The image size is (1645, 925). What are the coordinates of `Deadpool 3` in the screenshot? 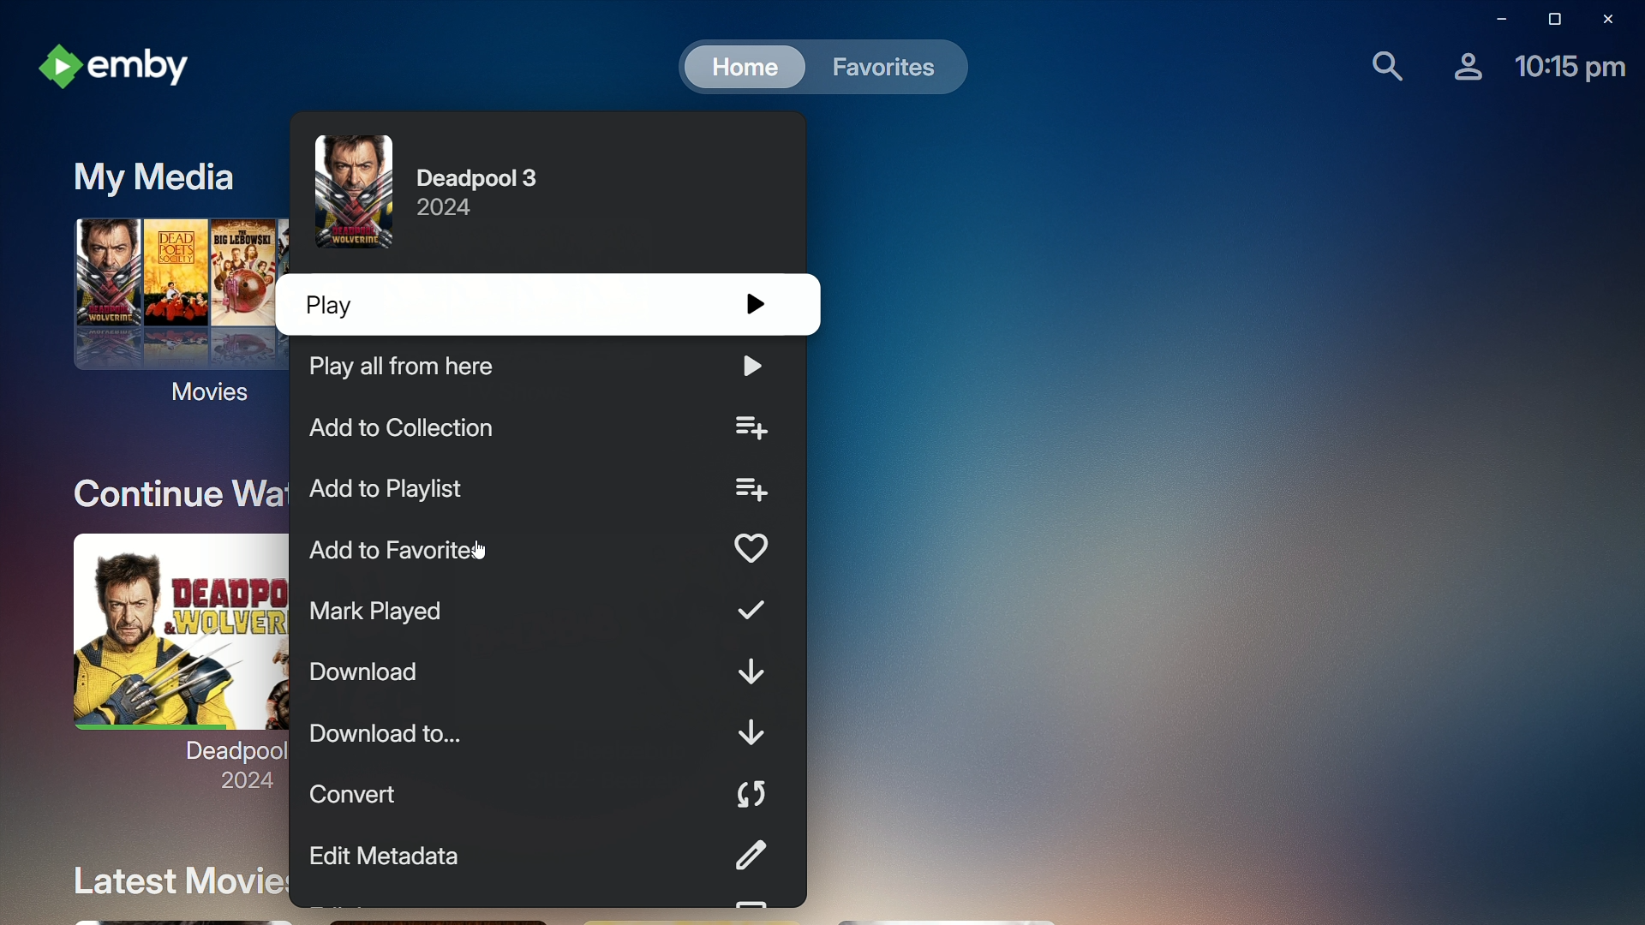 It's located at (444, 187).